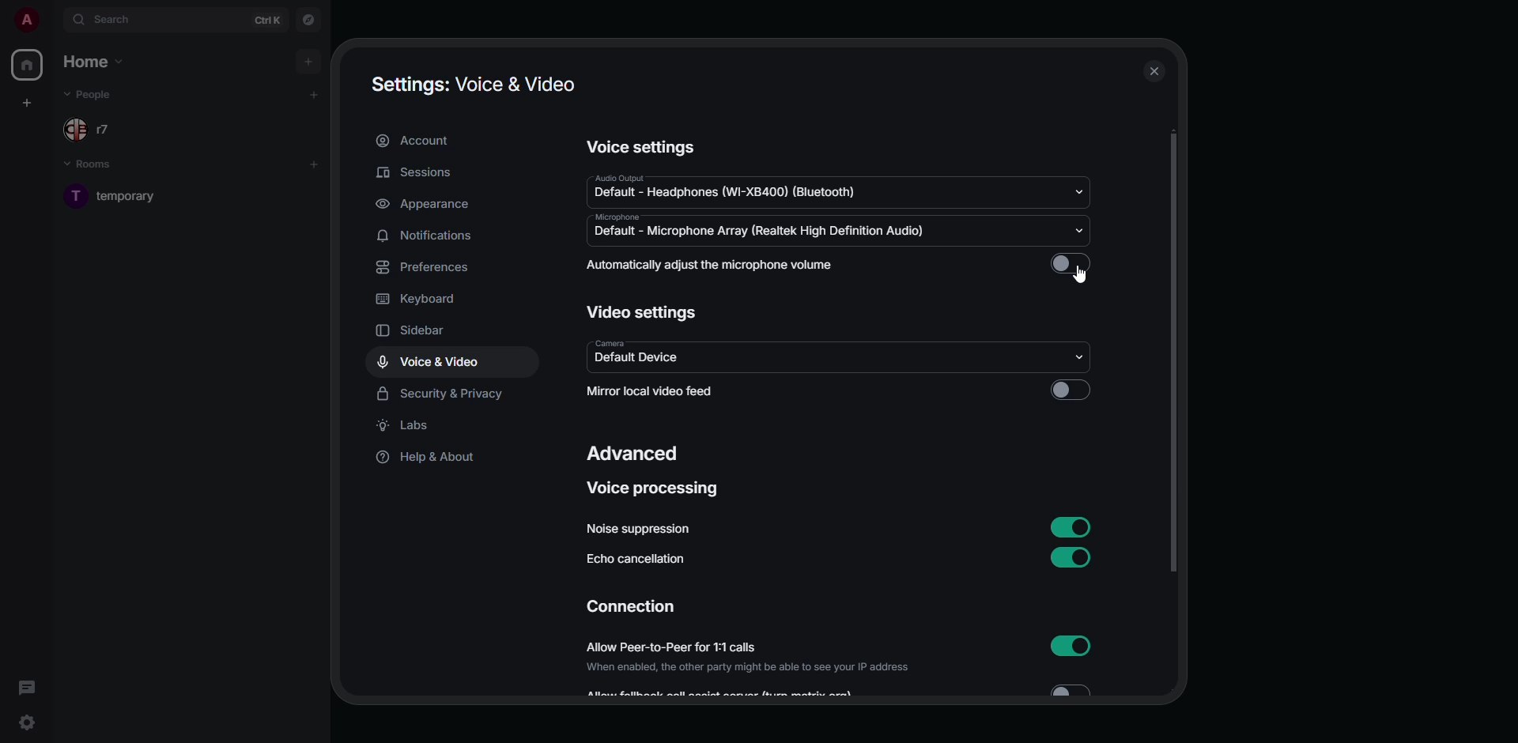 This screenshot has width=1518, height=743. I want to click on profile, so click(27, 21).